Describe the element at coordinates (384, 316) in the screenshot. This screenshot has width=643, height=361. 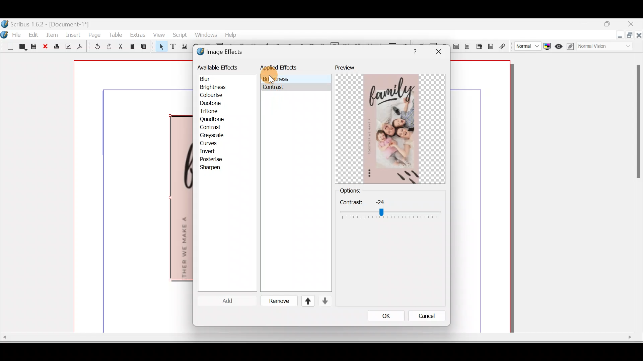
I see `OK` at that location.